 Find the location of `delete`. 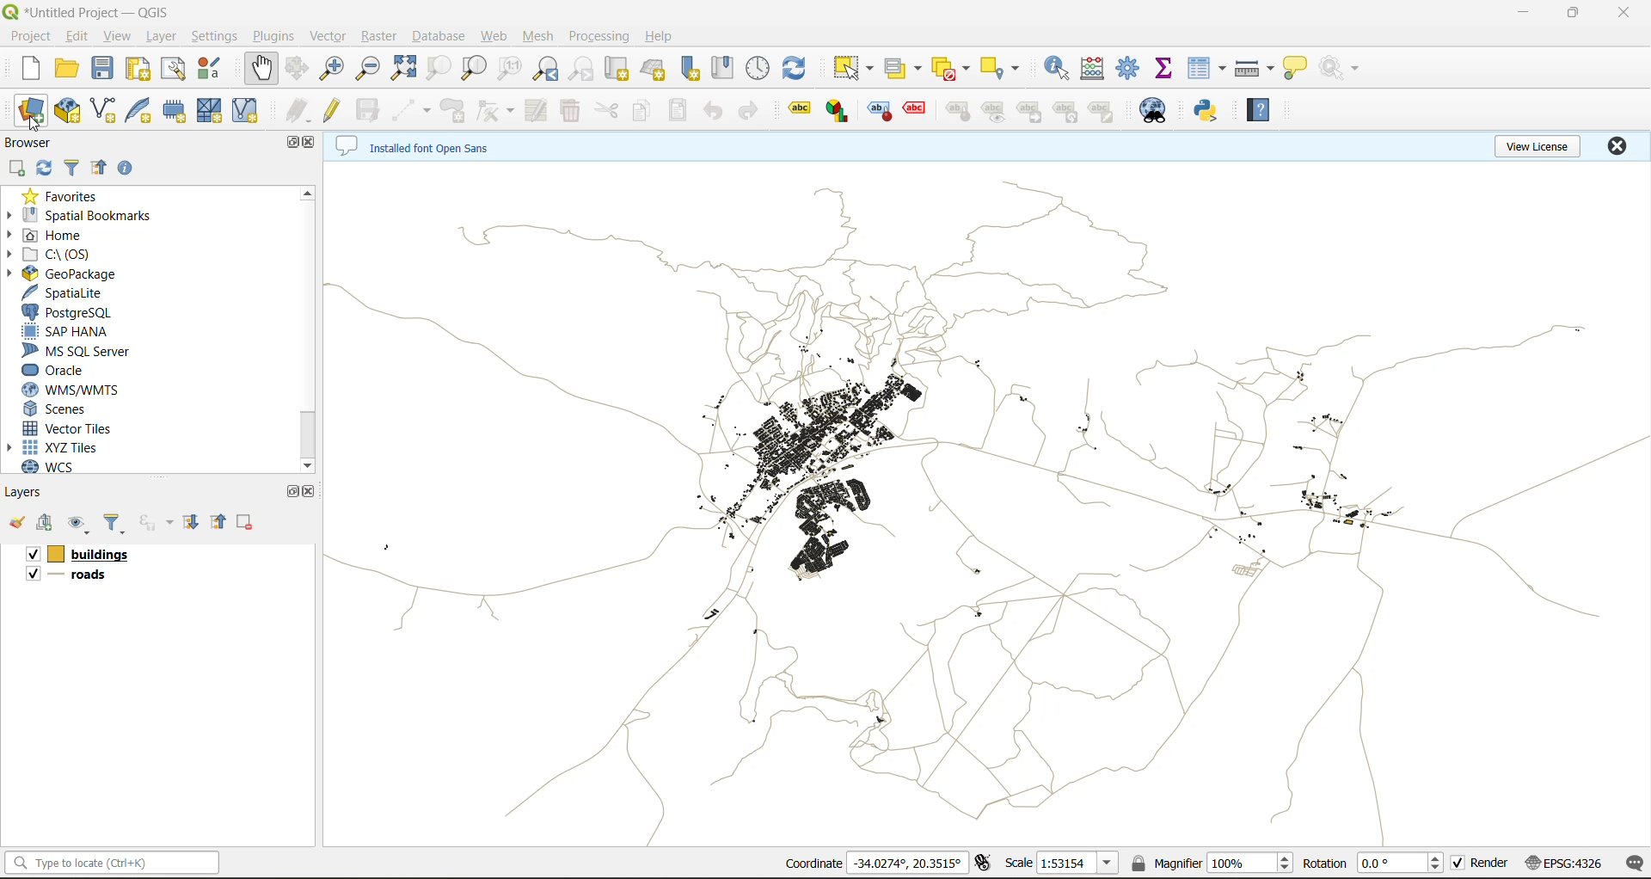

delete is located at coordinates (572, 111).